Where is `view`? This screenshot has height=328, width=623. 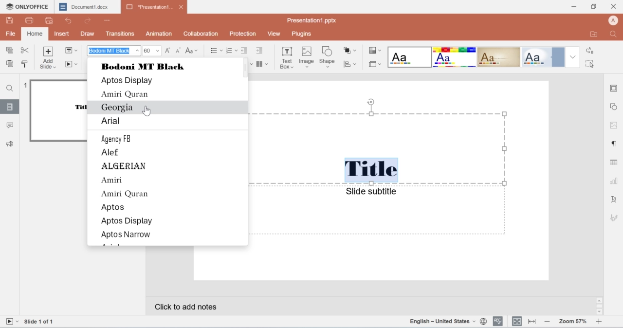
view is located at coordinates (275, 34).